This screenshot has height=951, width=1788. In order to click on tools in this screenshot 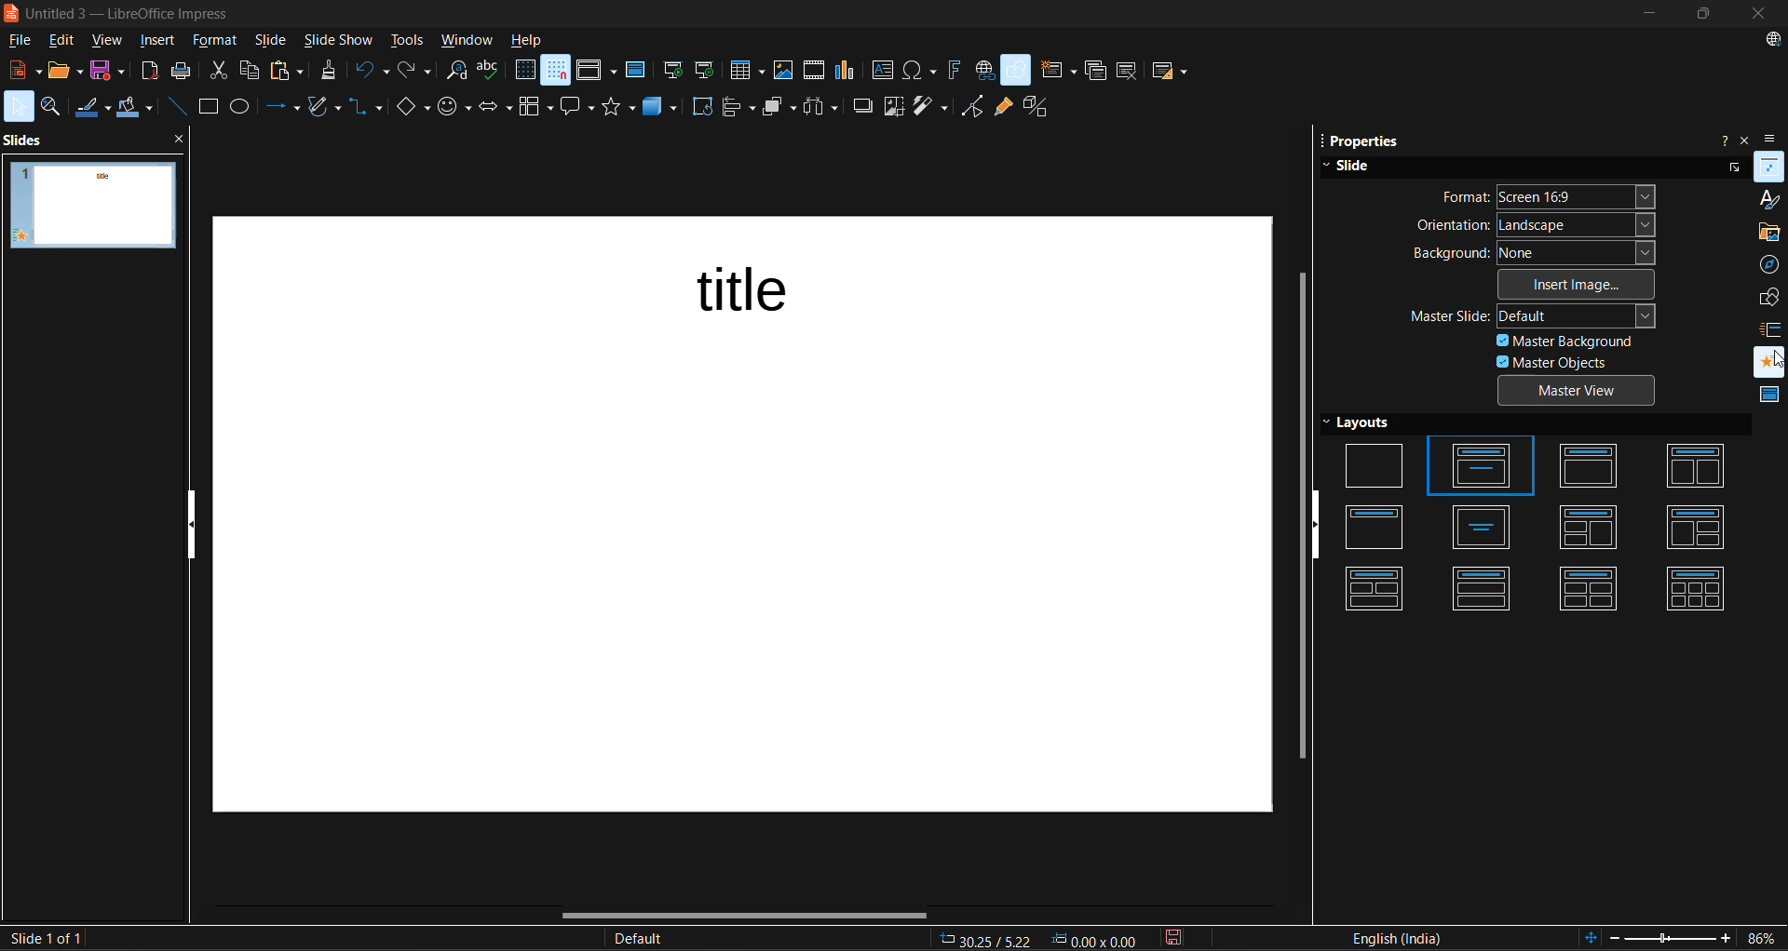, I will do `click(408, 43)`.